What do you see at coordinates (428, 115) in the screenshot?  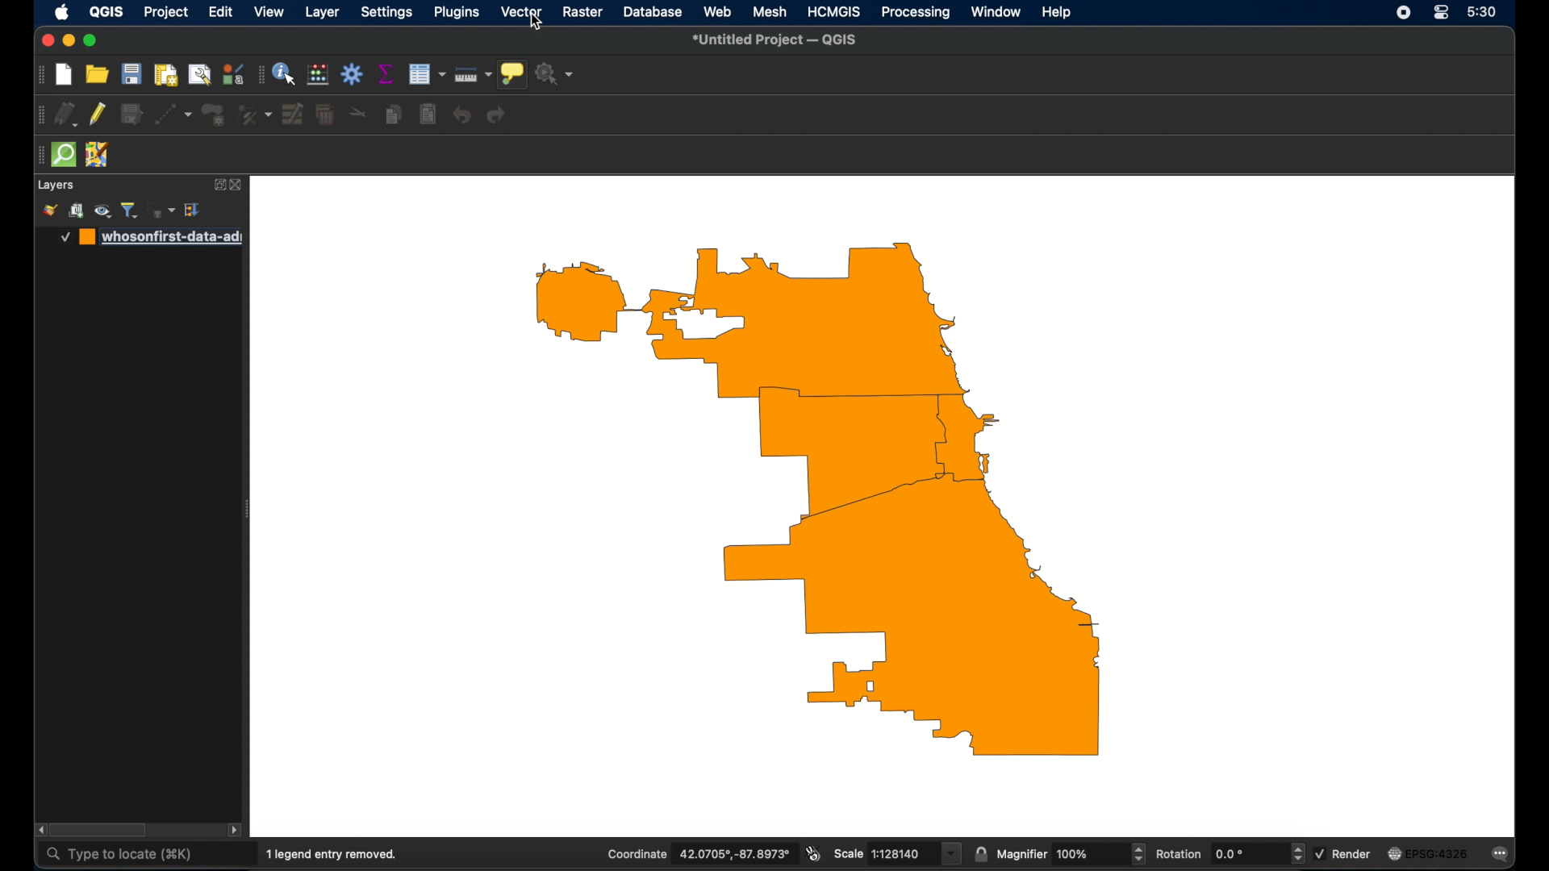 I see `paste features` at bounding box center [428, 115].